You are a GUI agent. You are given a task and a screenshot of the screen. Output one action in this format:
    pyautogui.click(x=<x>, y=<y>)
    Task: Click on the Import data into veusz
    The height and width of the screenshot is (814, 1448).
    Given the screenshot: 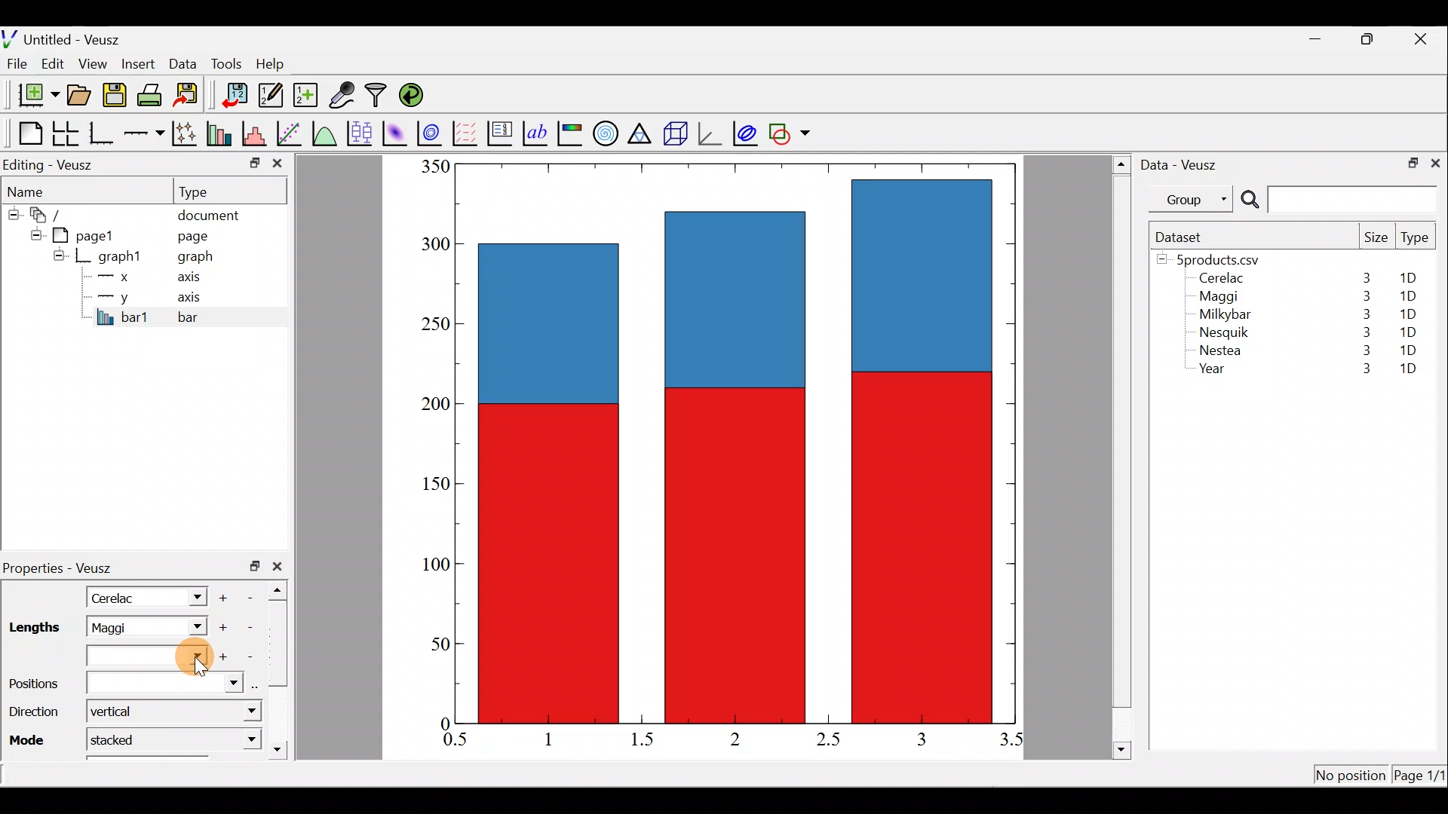 What is the action you would take?
    pyautogui.click(x=235, y=96)
    